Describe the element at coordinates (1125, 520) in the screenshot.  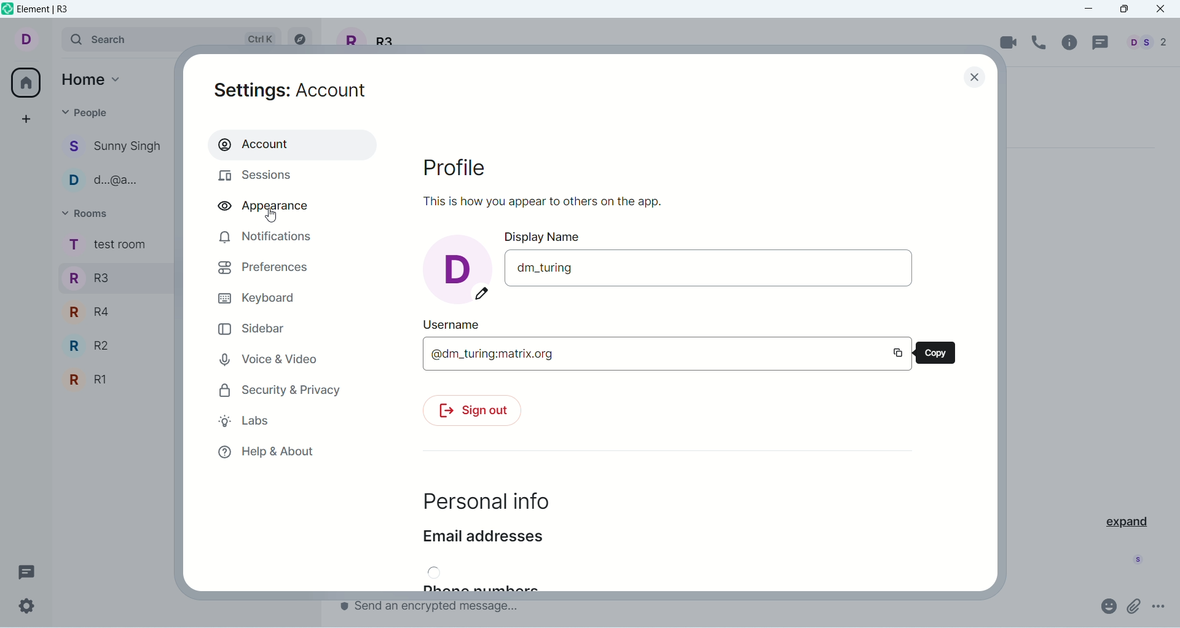
I see `expand` at that location.